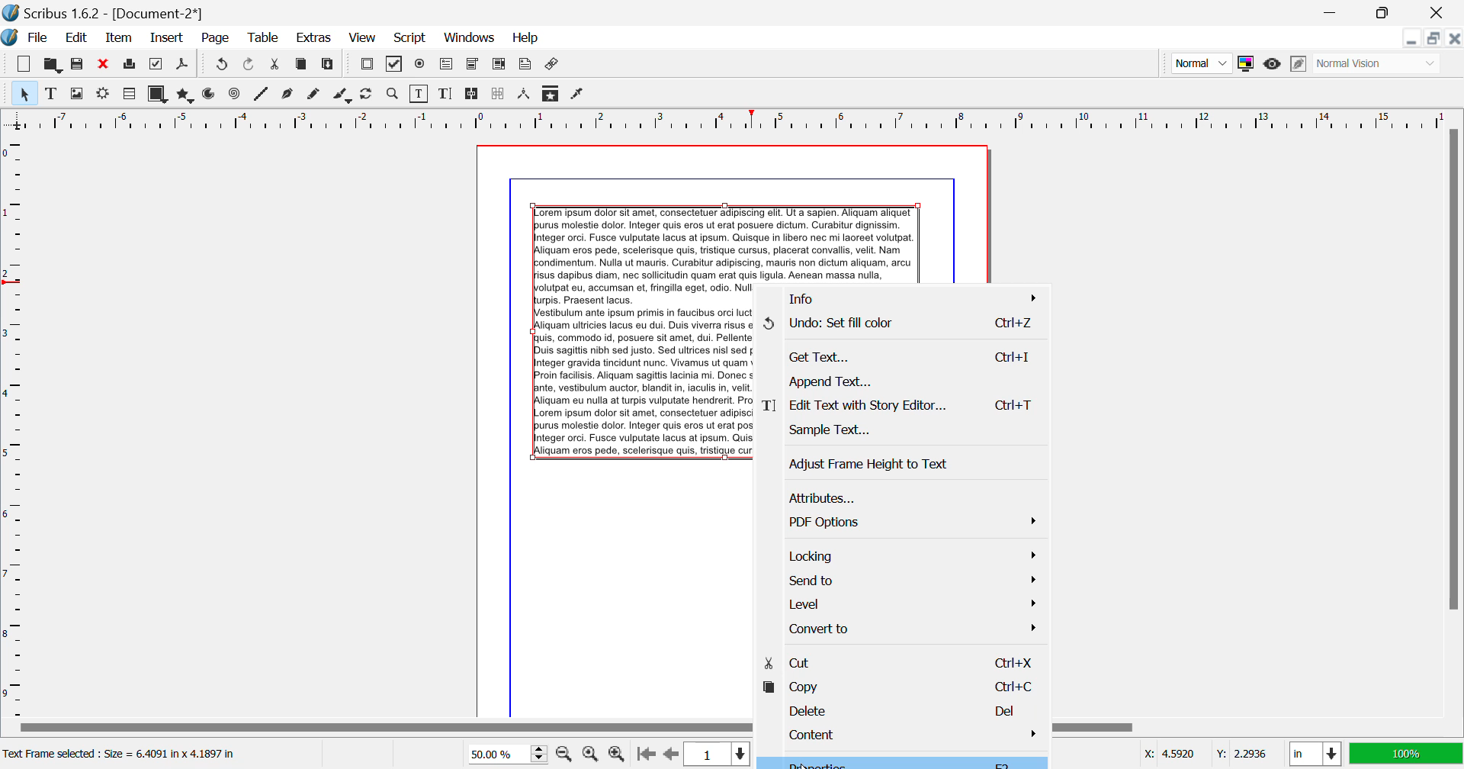 This screenshot has width=1464, height=769. Describe the element at coordinates (830, 764) in the screenshot. I see `Cursor Position` at that location.